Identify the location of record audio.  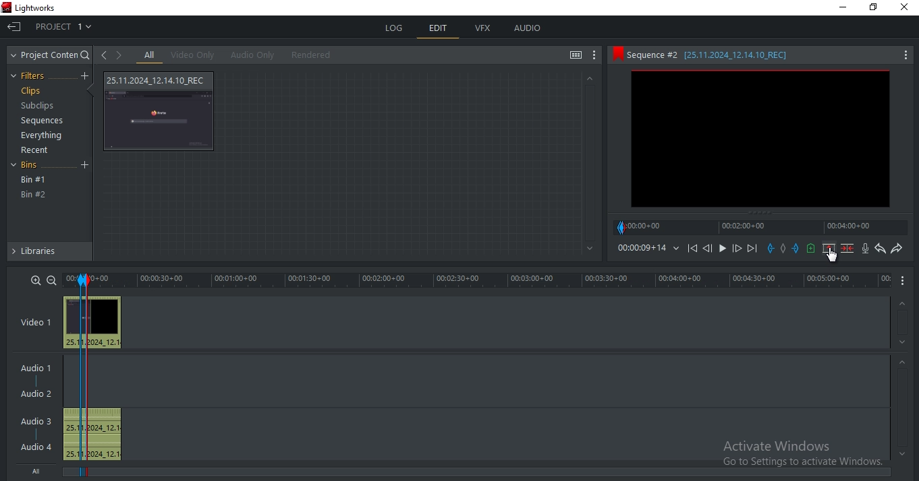
(865, 249).